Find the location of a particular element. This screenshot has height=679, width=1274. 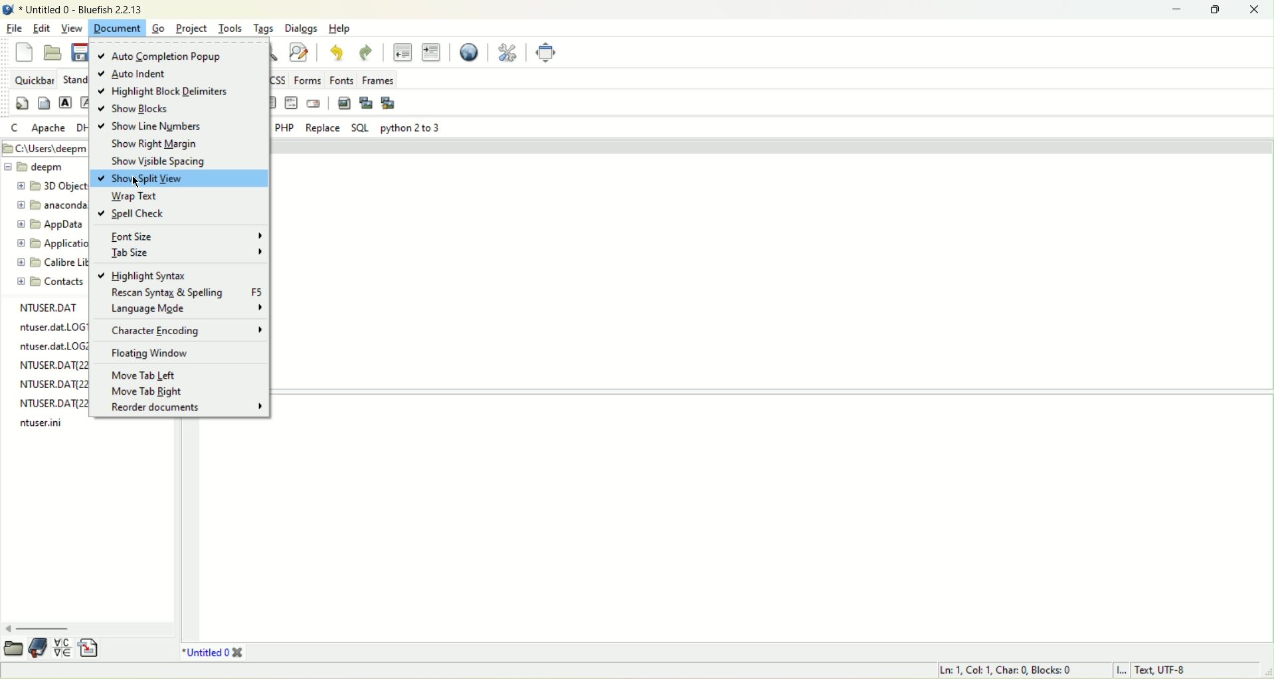

cursor position is located at coordinates (1009, 671).